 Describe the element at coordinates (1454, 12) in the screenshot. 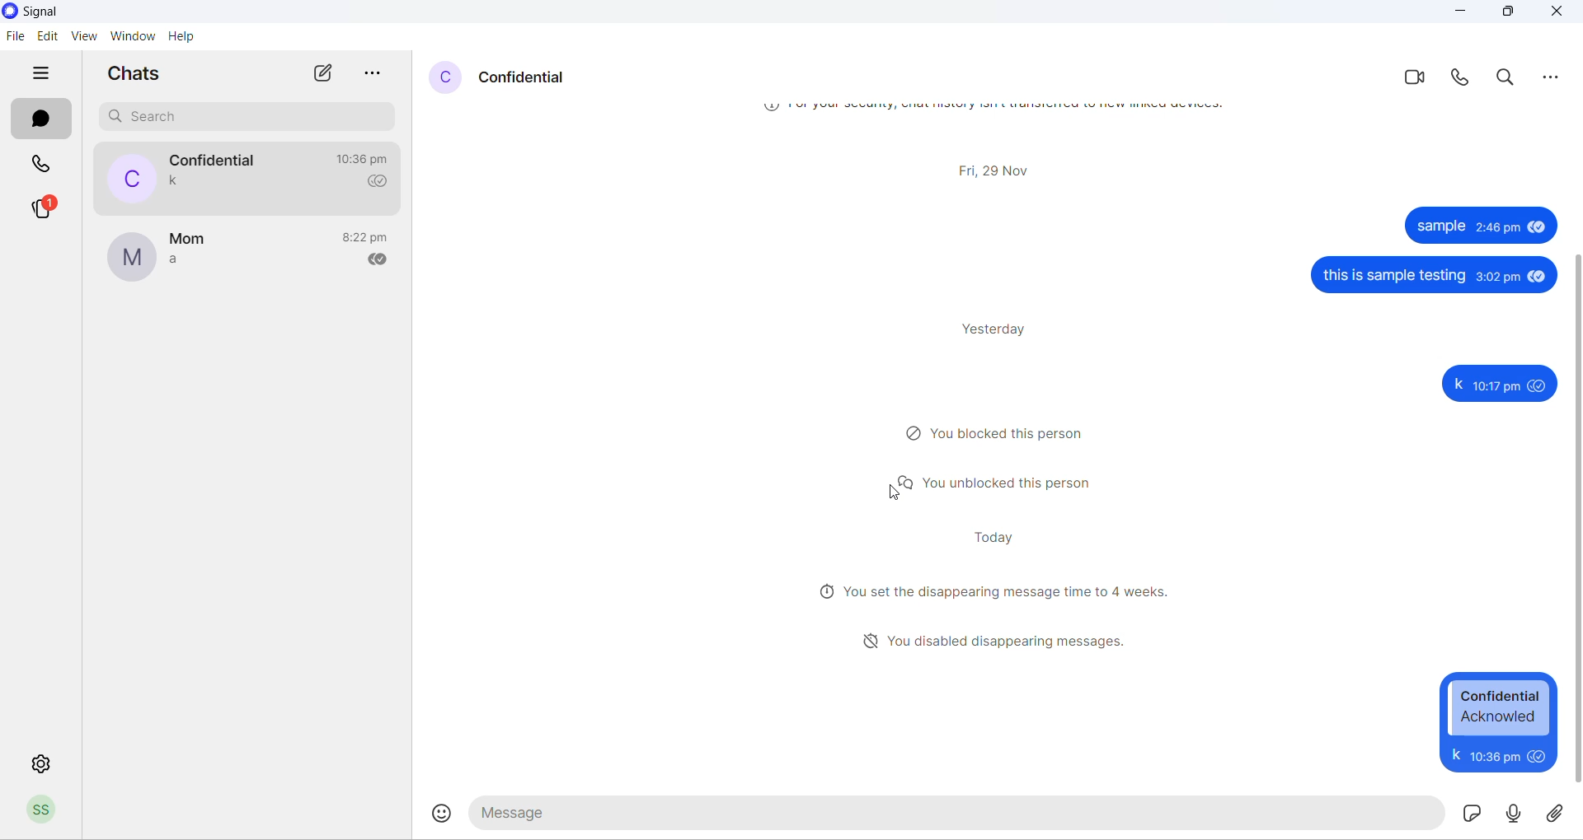

I see `minimize` at that location.